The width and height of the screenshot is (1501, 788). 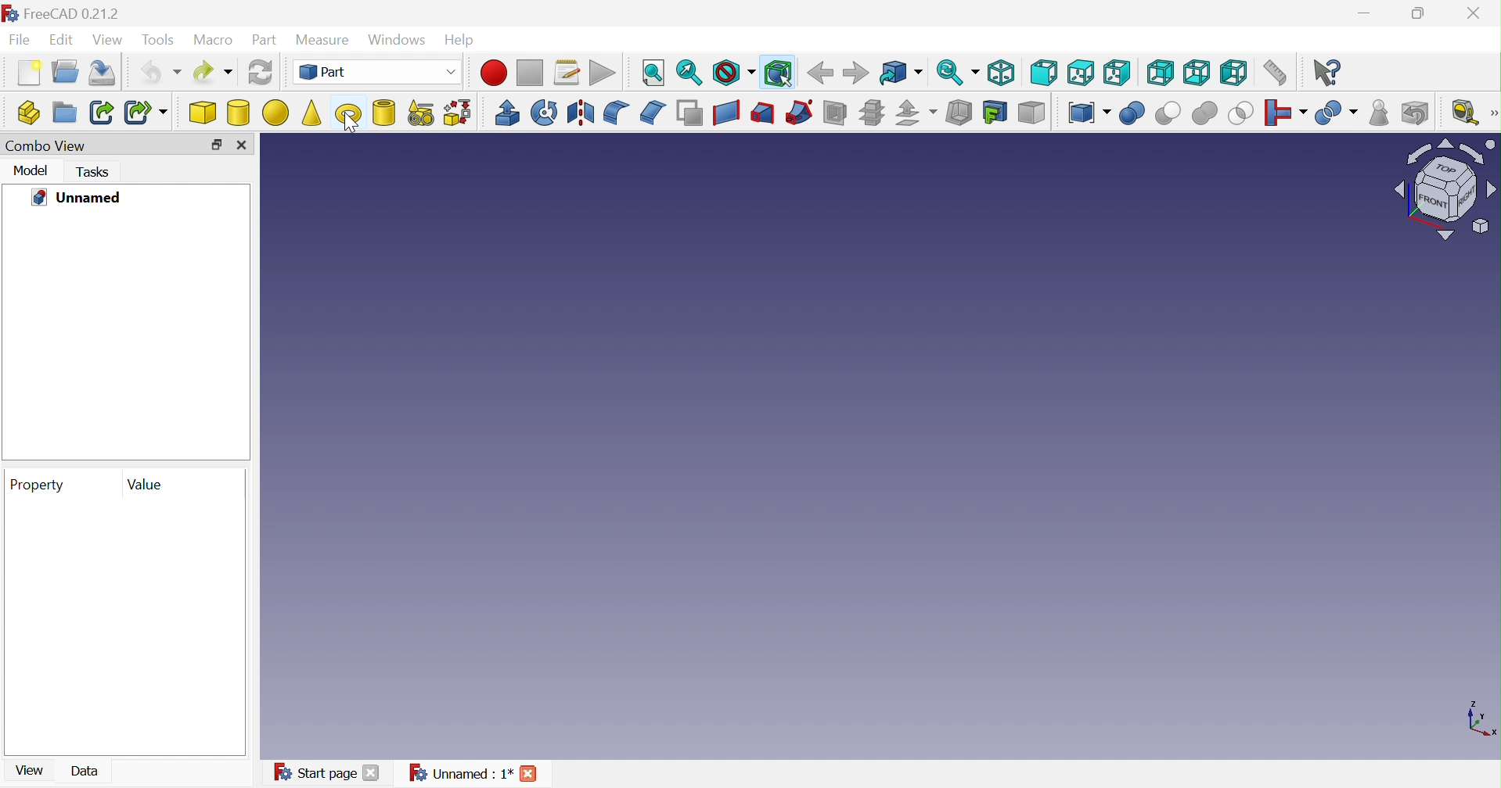 I want to click on Bounding box, so click(x=775, y=73).